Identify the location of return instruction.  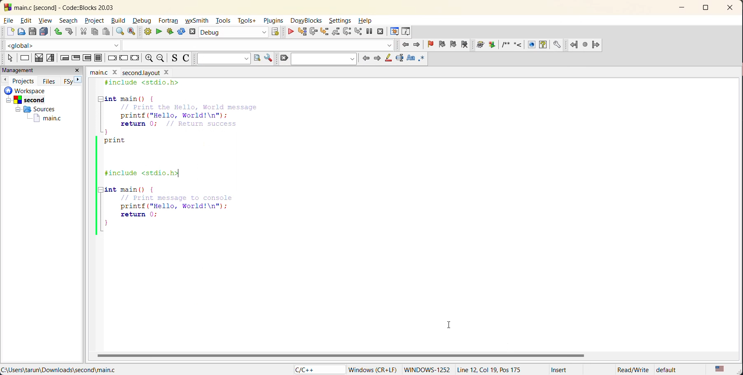
(135, 58).